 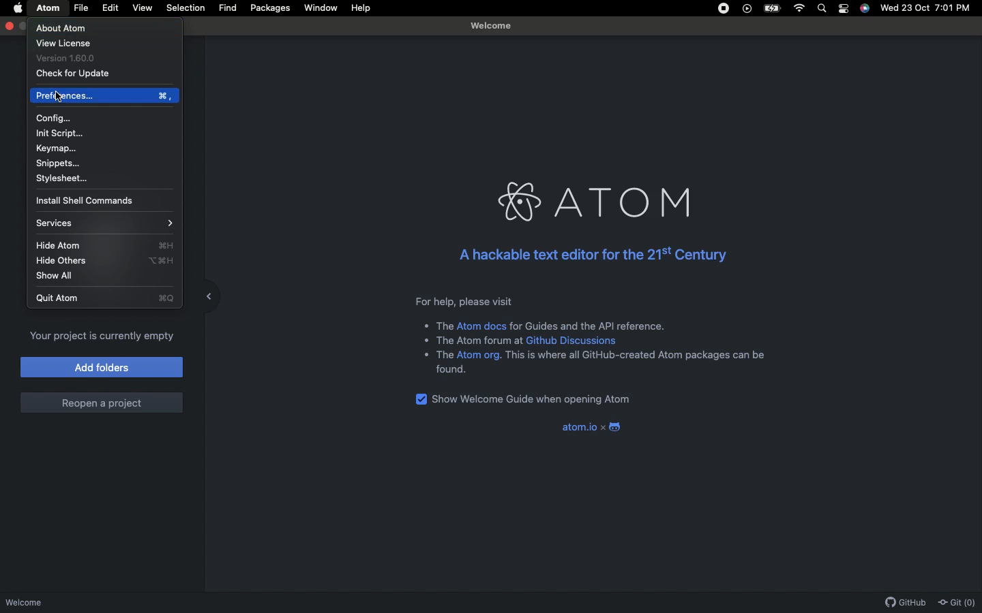 What do you see at coordinates (822, 8) in the screenshot?
I see `Search` at bounding box center [822, 8].